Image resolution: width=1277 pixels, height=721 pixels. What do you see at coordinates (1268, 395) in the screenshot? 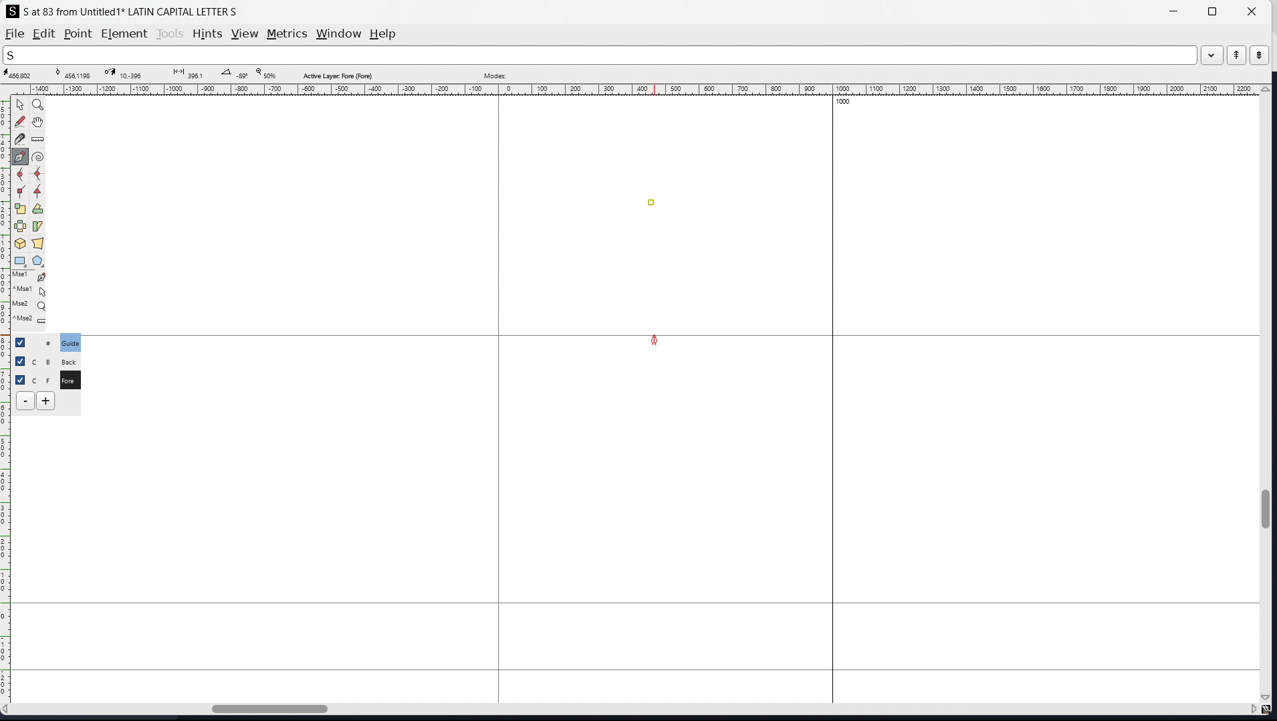
I see `vertical scrollbar` at bounding box center [1268, 395].